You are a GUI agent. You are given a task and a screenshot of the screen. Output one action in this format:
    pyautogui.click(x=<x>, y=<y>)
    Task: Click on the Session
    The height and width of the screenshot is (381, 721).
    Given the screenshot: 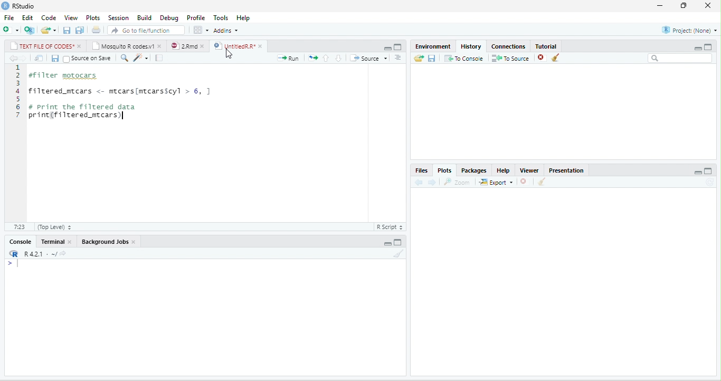 What is the action you would take?
    pyautogui.click(x=119, y=17)
    